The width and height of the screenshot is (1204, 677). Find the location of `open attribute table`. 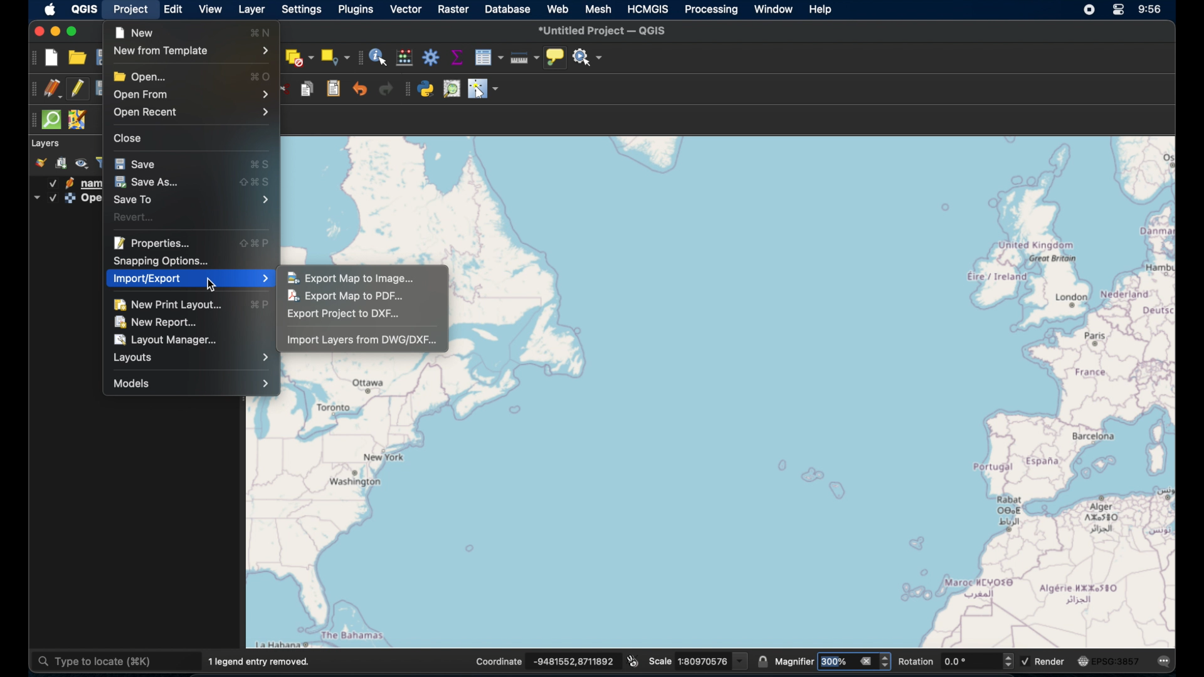

open attribute table is located at coordinates (489, 58).